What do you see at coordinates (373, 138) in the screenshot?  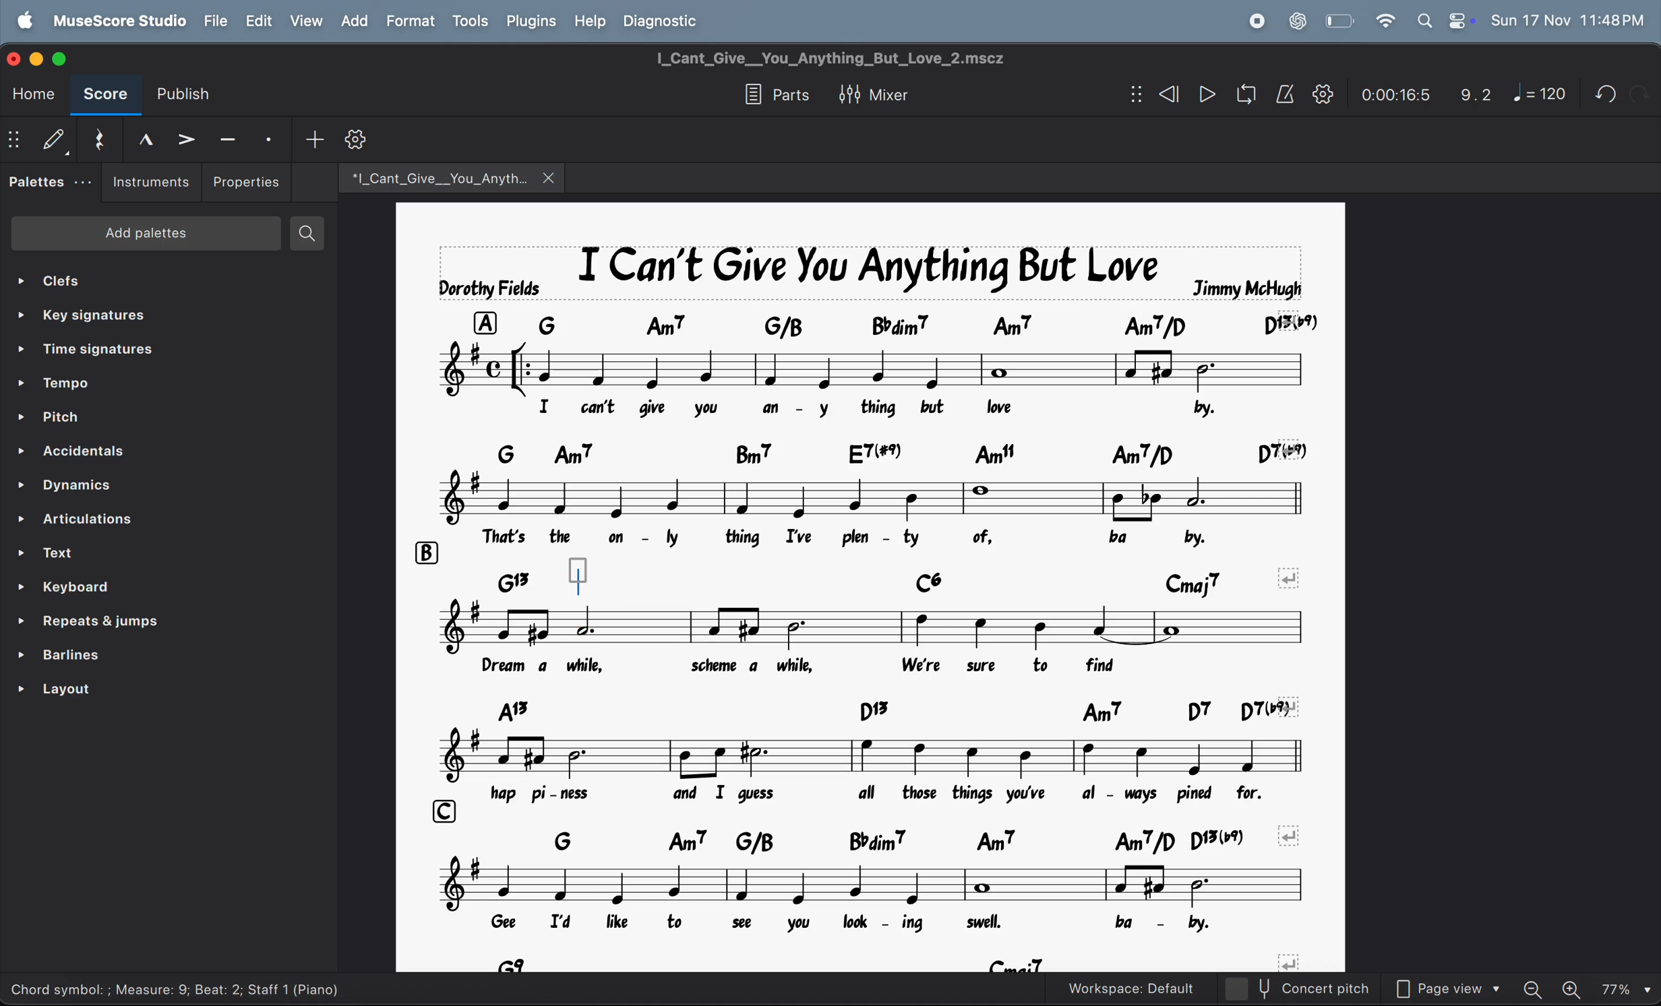 I see `customize tool bar` at bounding box center [373, 138].